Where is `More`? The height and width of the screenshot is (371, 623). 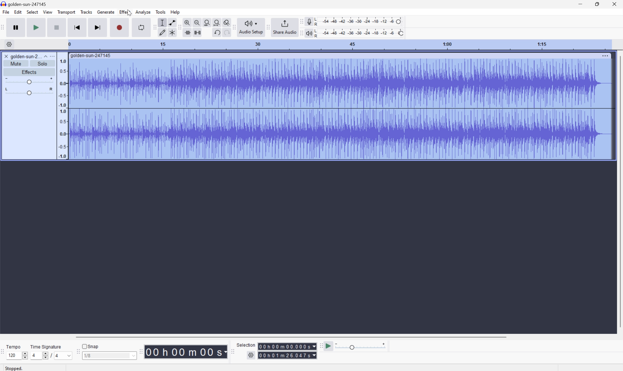
More is located at coordinates (52, 56).